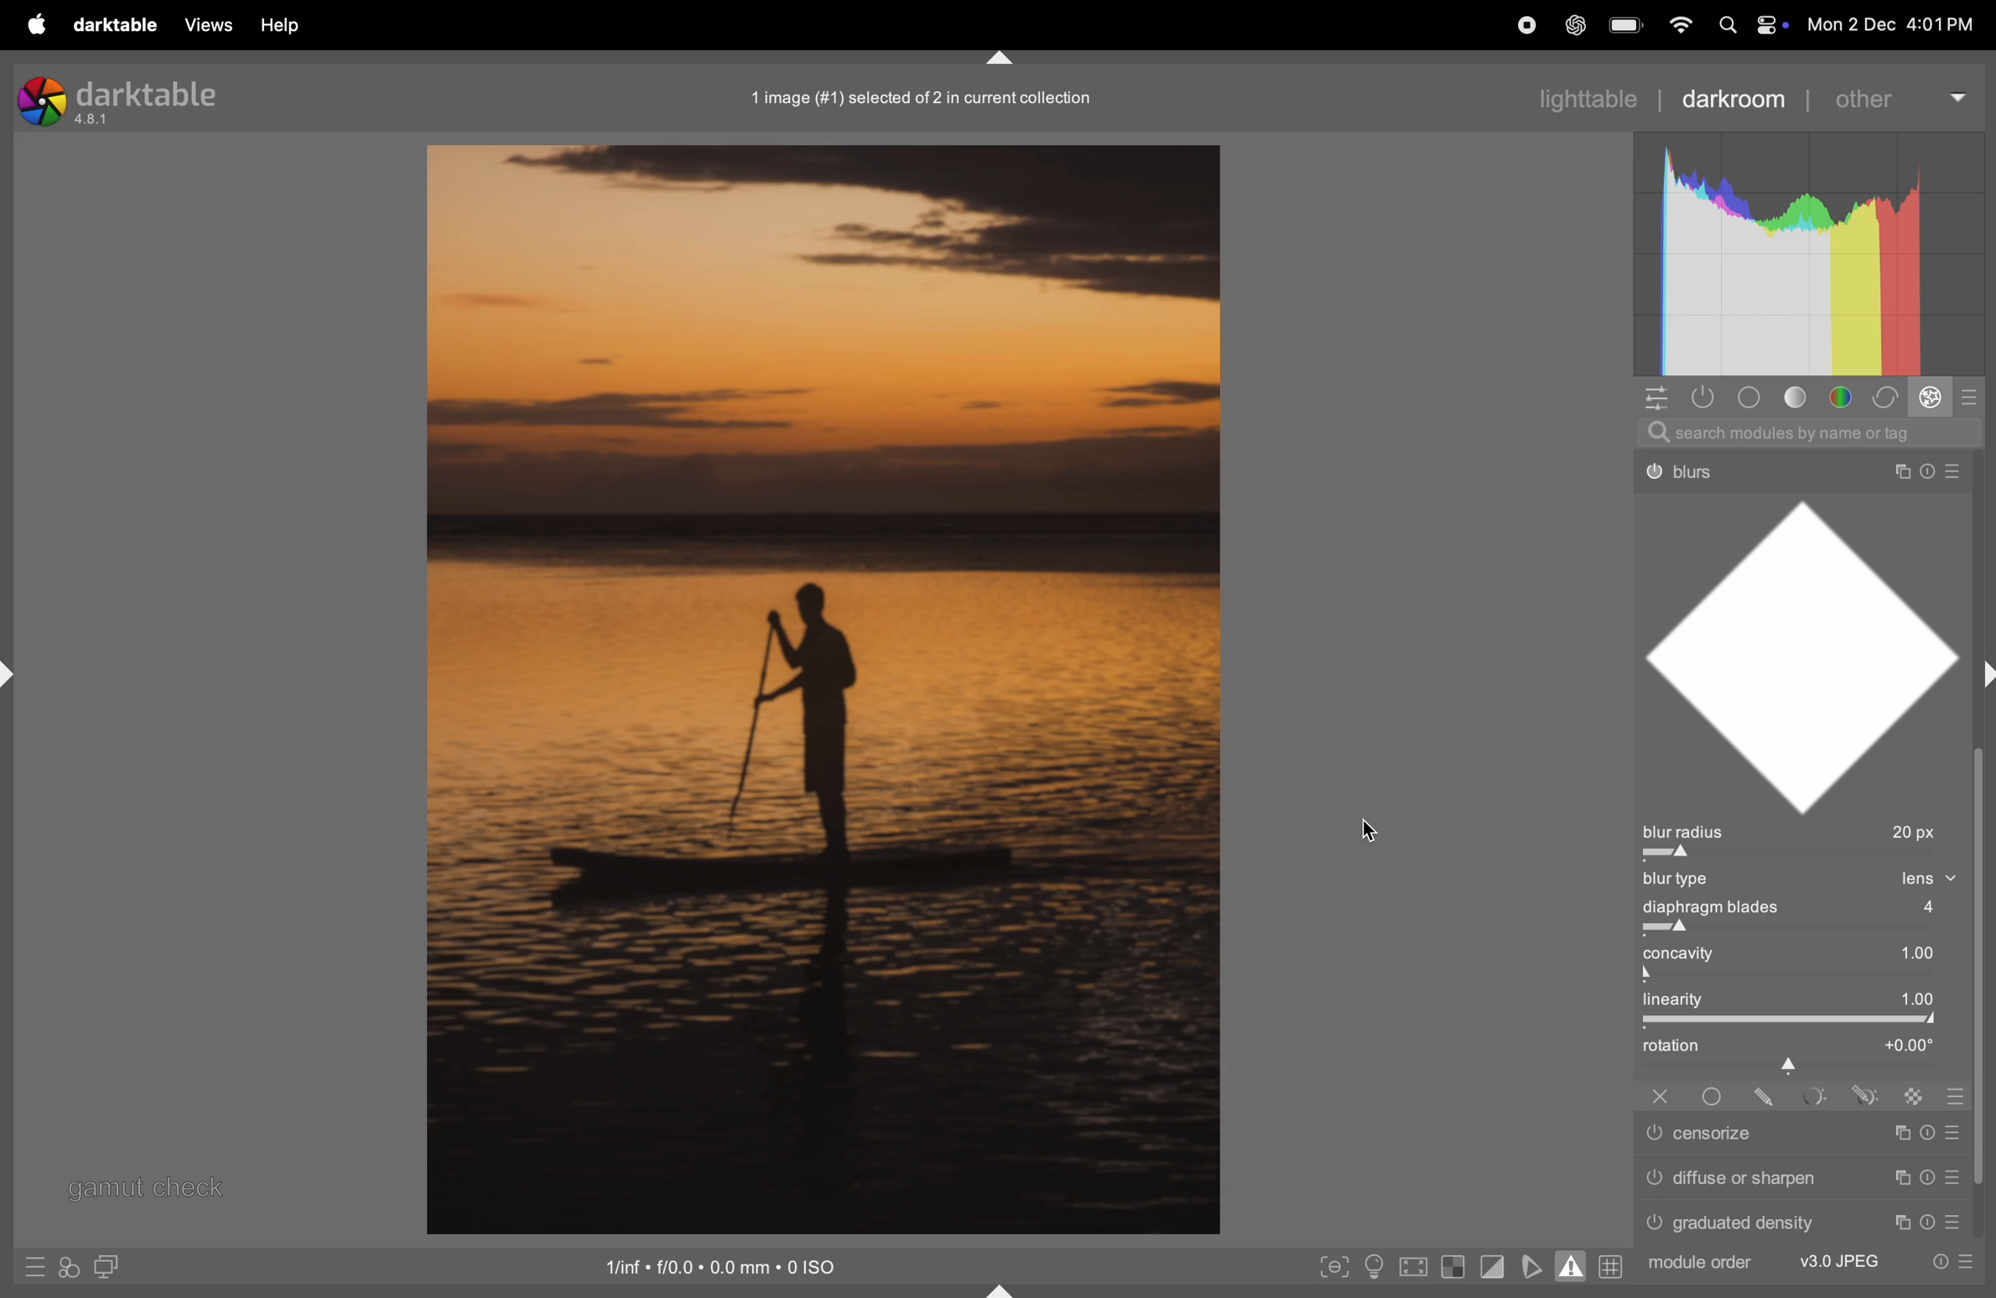  Describe the element at coordinates (1416, 1266) in the screenshot. I see `toggle high quality processing` at that location.